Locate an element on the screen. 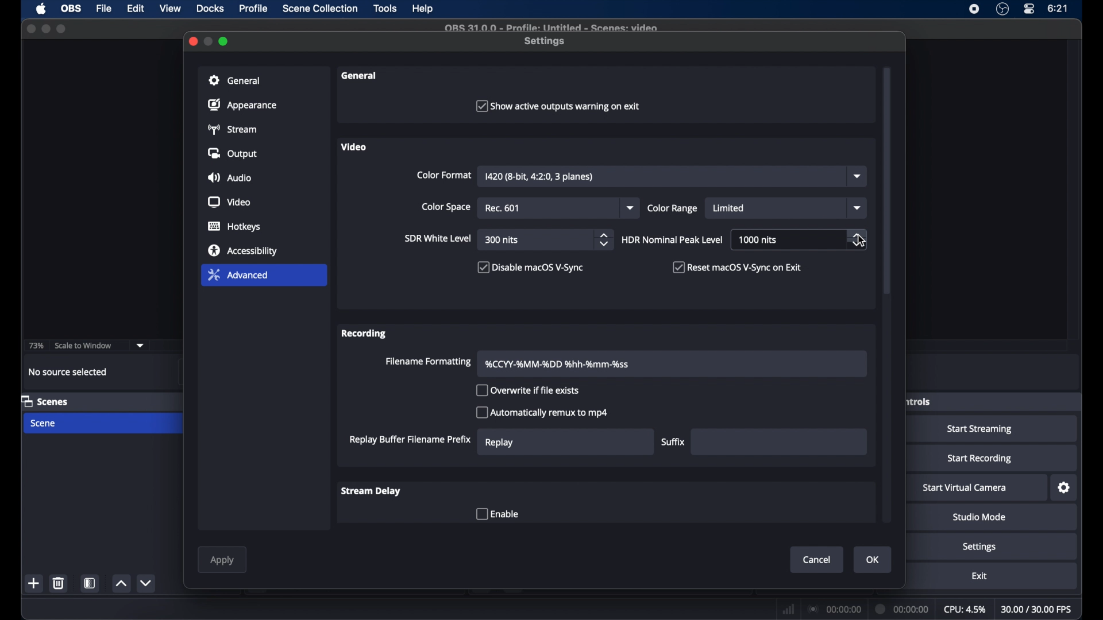 The width and height of the screenshot is (1103, 620). advanced is located at coordinates (238, 274).